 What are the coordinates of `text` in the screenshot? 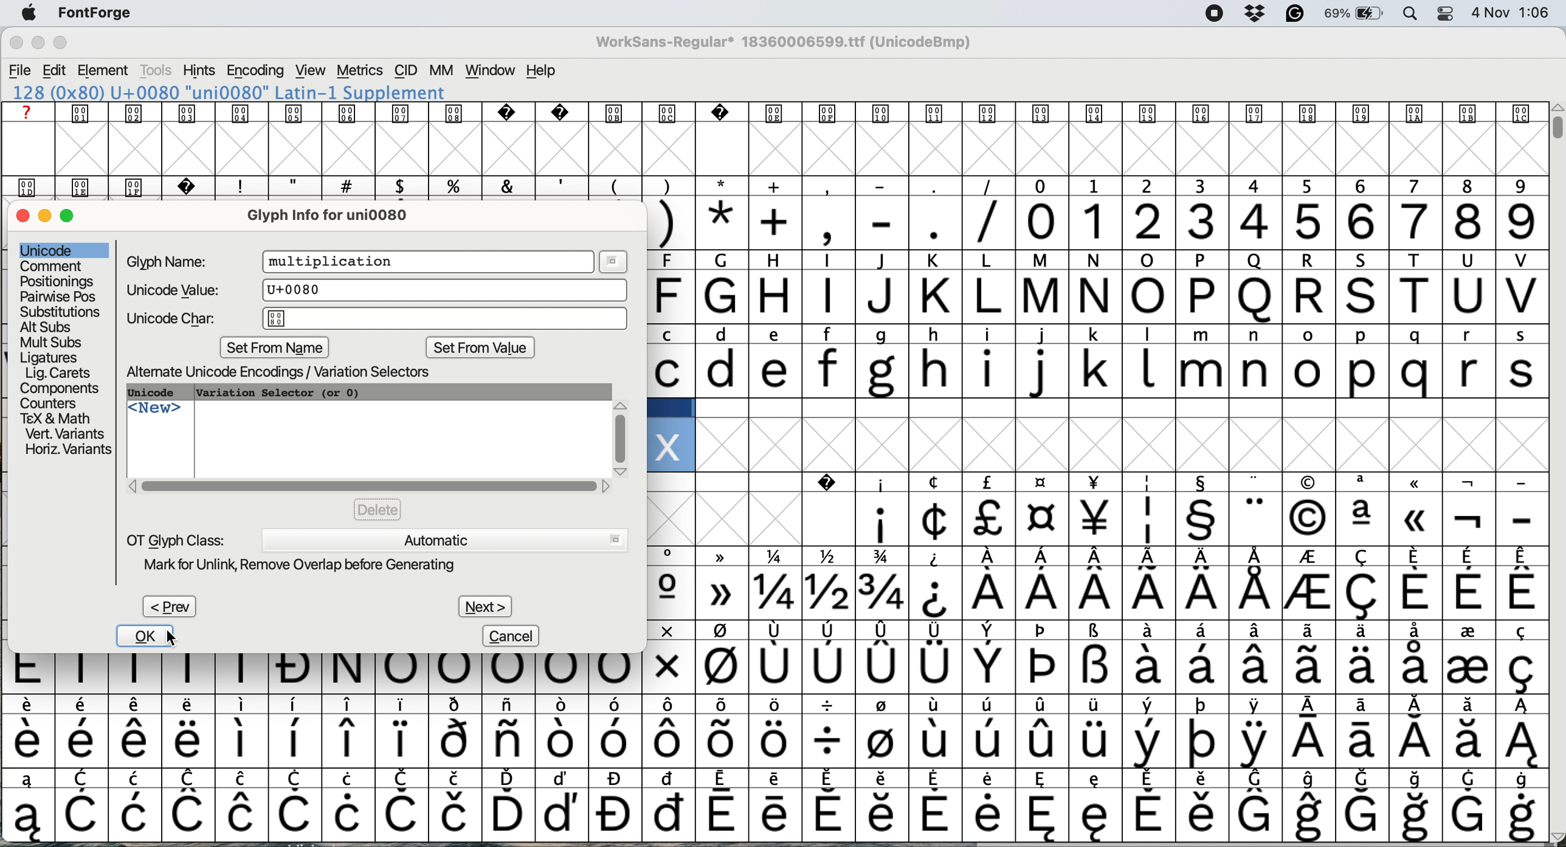 It's located at (770, 113).